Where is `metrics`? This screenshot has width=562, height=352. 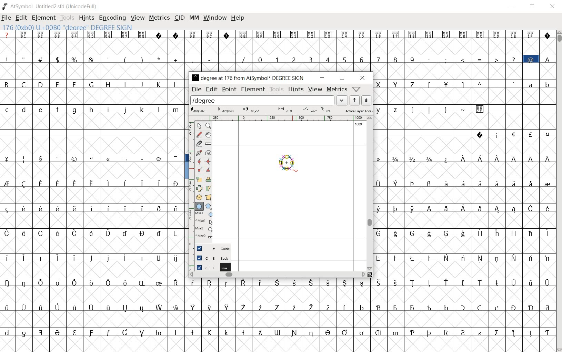
metrics is located at coordinates (337, 90).